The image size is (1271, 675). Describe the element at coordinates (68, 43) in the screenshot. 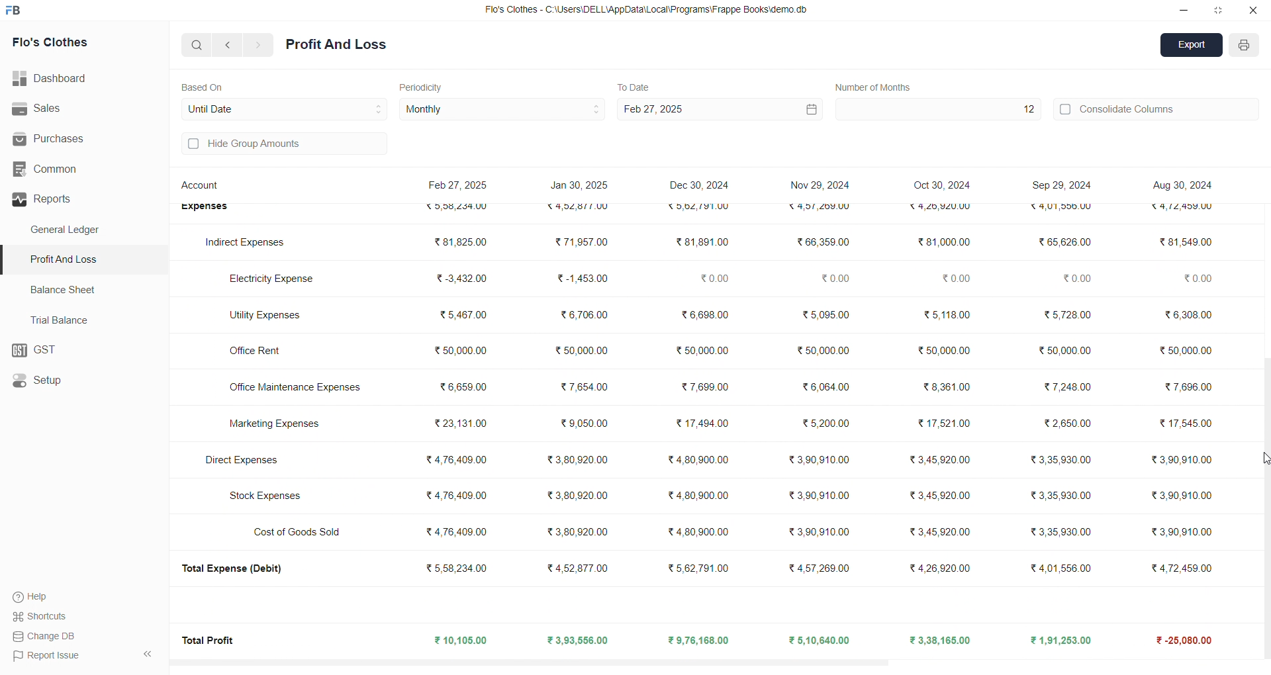

I see `Flo's Clothes` at that location.